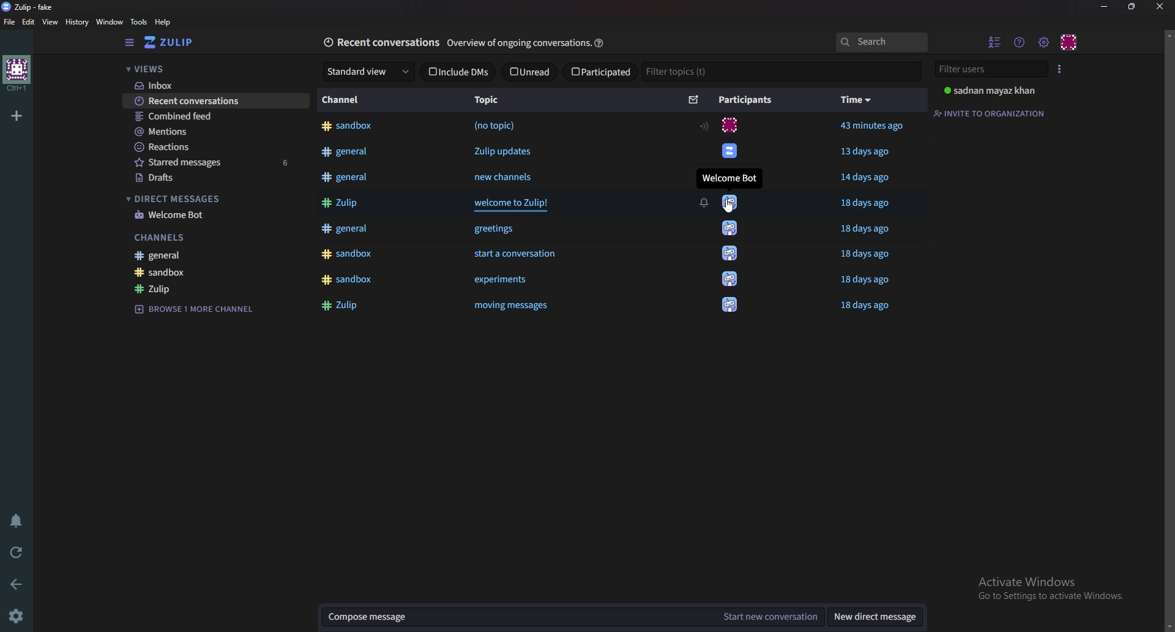  I want to click on help, so click(163, 22).